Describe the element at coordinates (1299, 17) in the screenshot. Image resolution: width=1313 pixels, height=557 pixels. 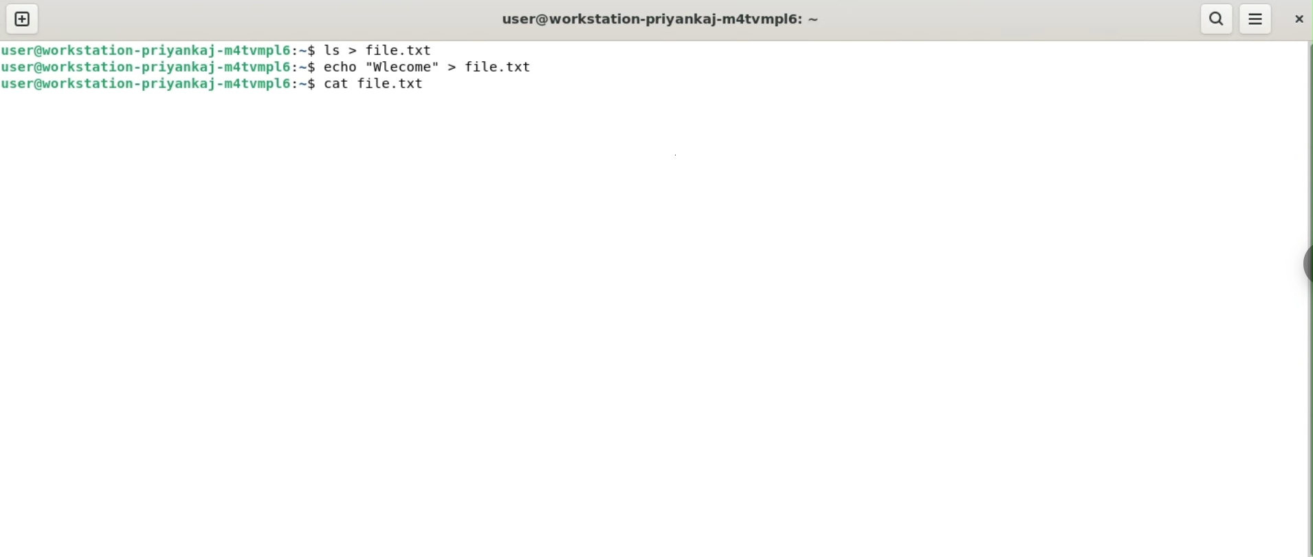
I see `close` at that location.